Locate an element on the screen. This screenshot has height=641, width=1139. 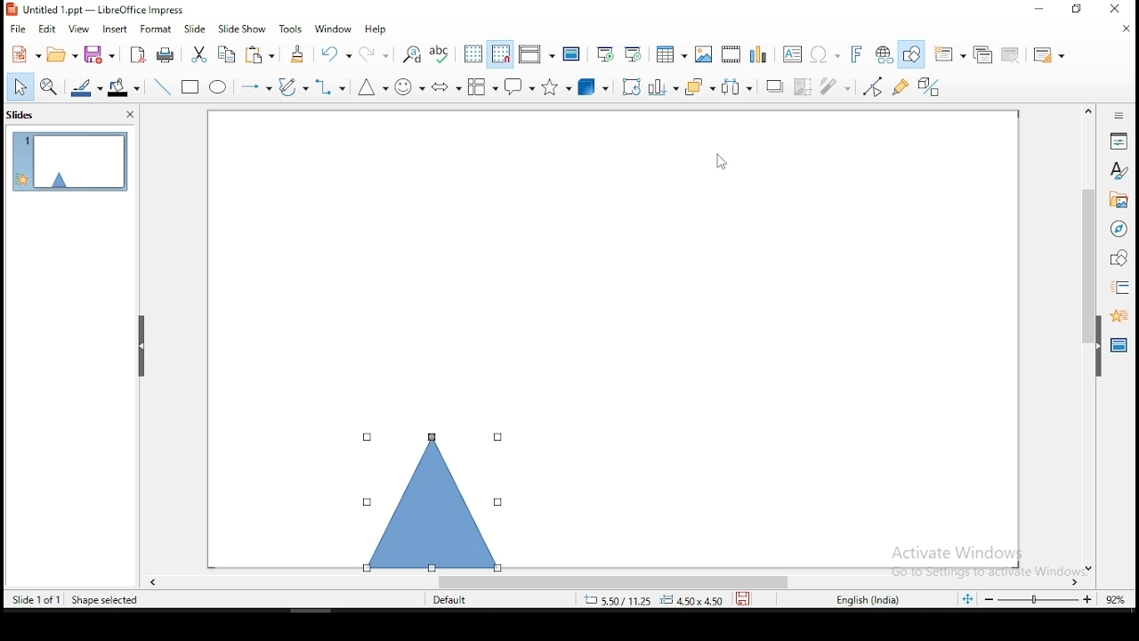
close document is located at coordinates (1127, 28).